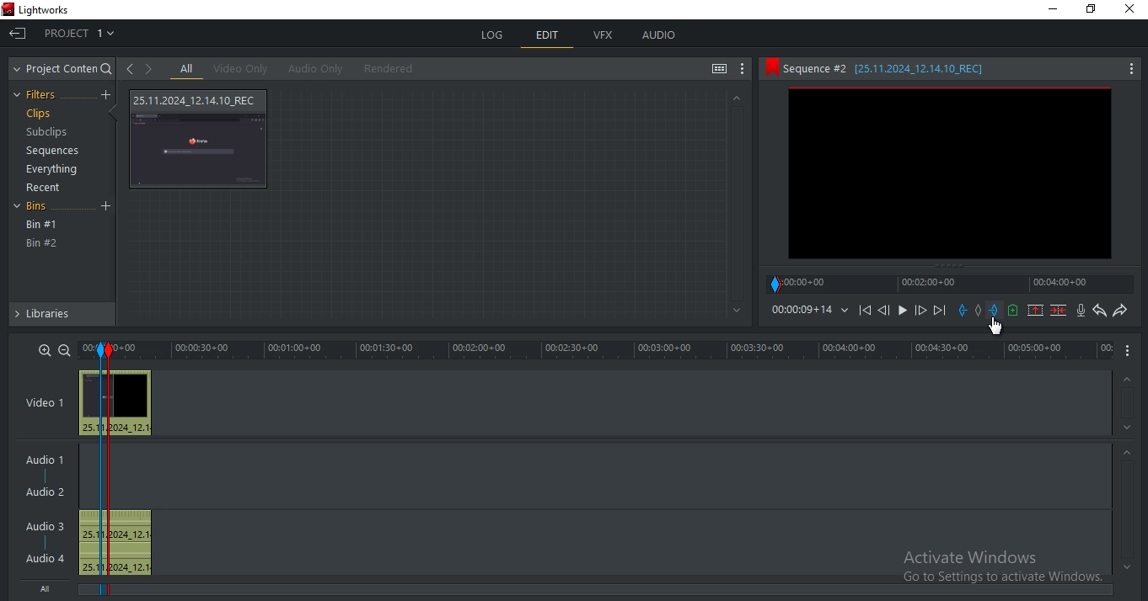 This screenshot has width=1148, height=601. Describe the element at coordinates (240, 69) in the screenshot. I see `video only` at that location.